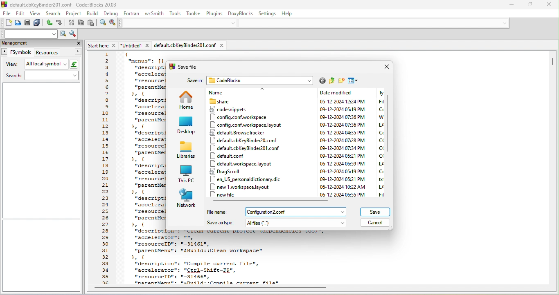 The height and width of the screenshot is (295, 559). I want to click on line numbering, so click(105, 168).